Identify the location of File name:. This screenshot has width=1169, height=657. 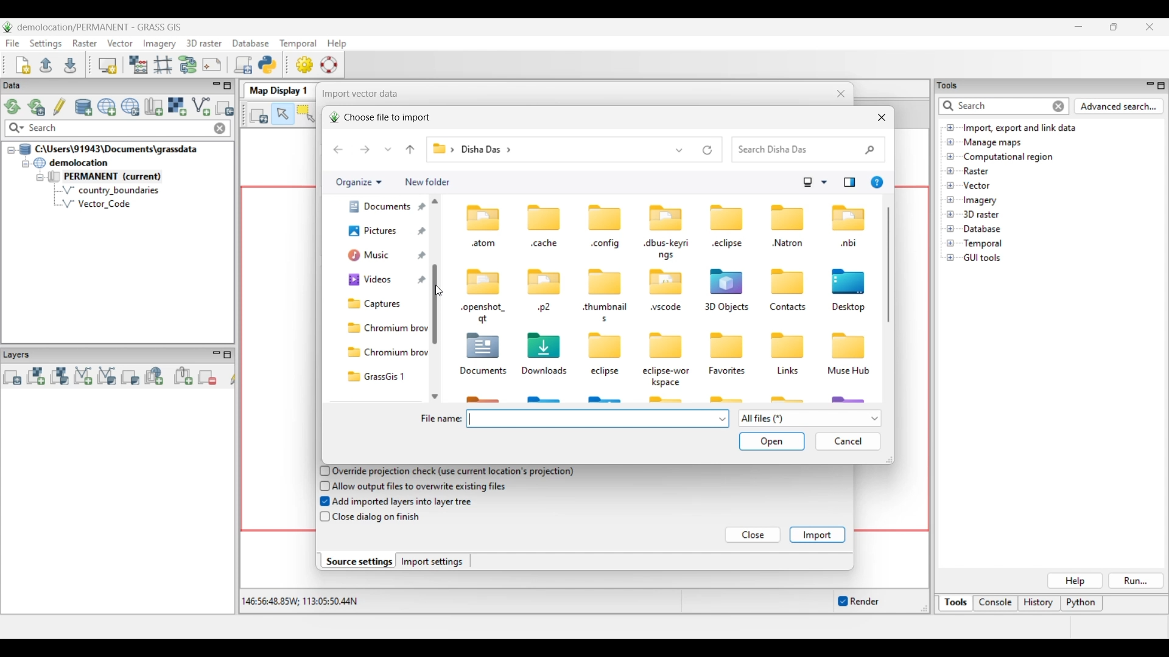
(440, 419).